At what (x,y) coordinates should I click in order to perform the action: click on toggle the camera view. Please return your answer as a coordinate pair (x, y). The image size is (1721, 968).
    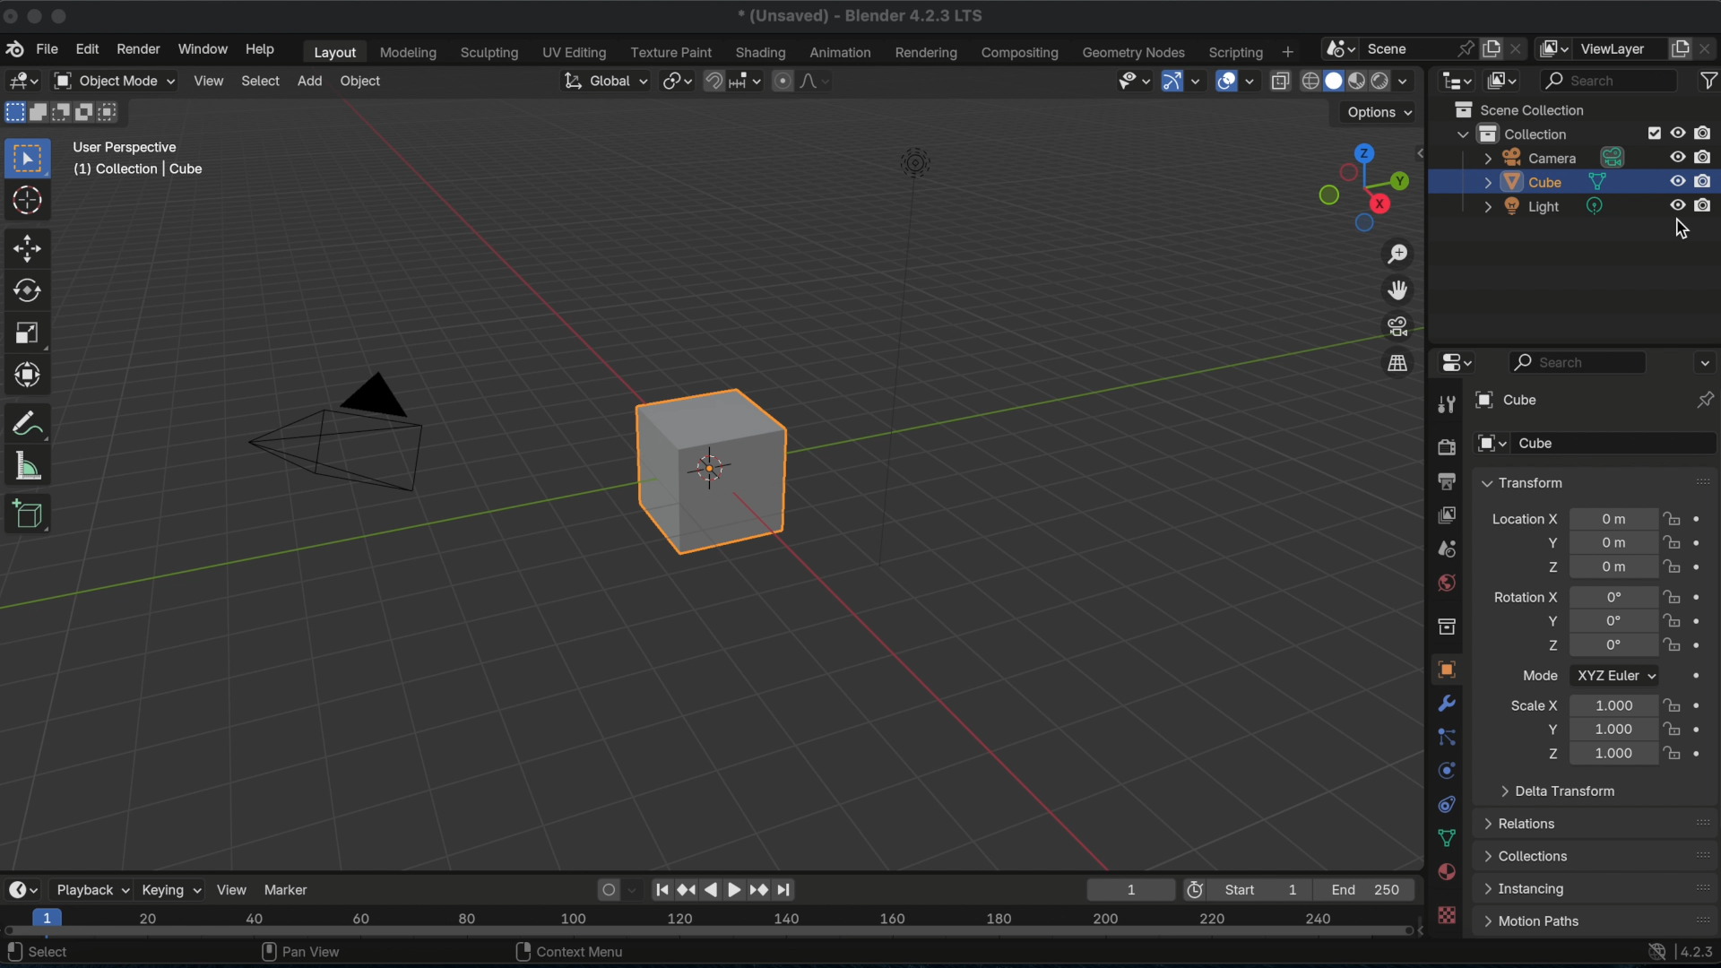
    Looking at the image, I should click on (1396, 324).